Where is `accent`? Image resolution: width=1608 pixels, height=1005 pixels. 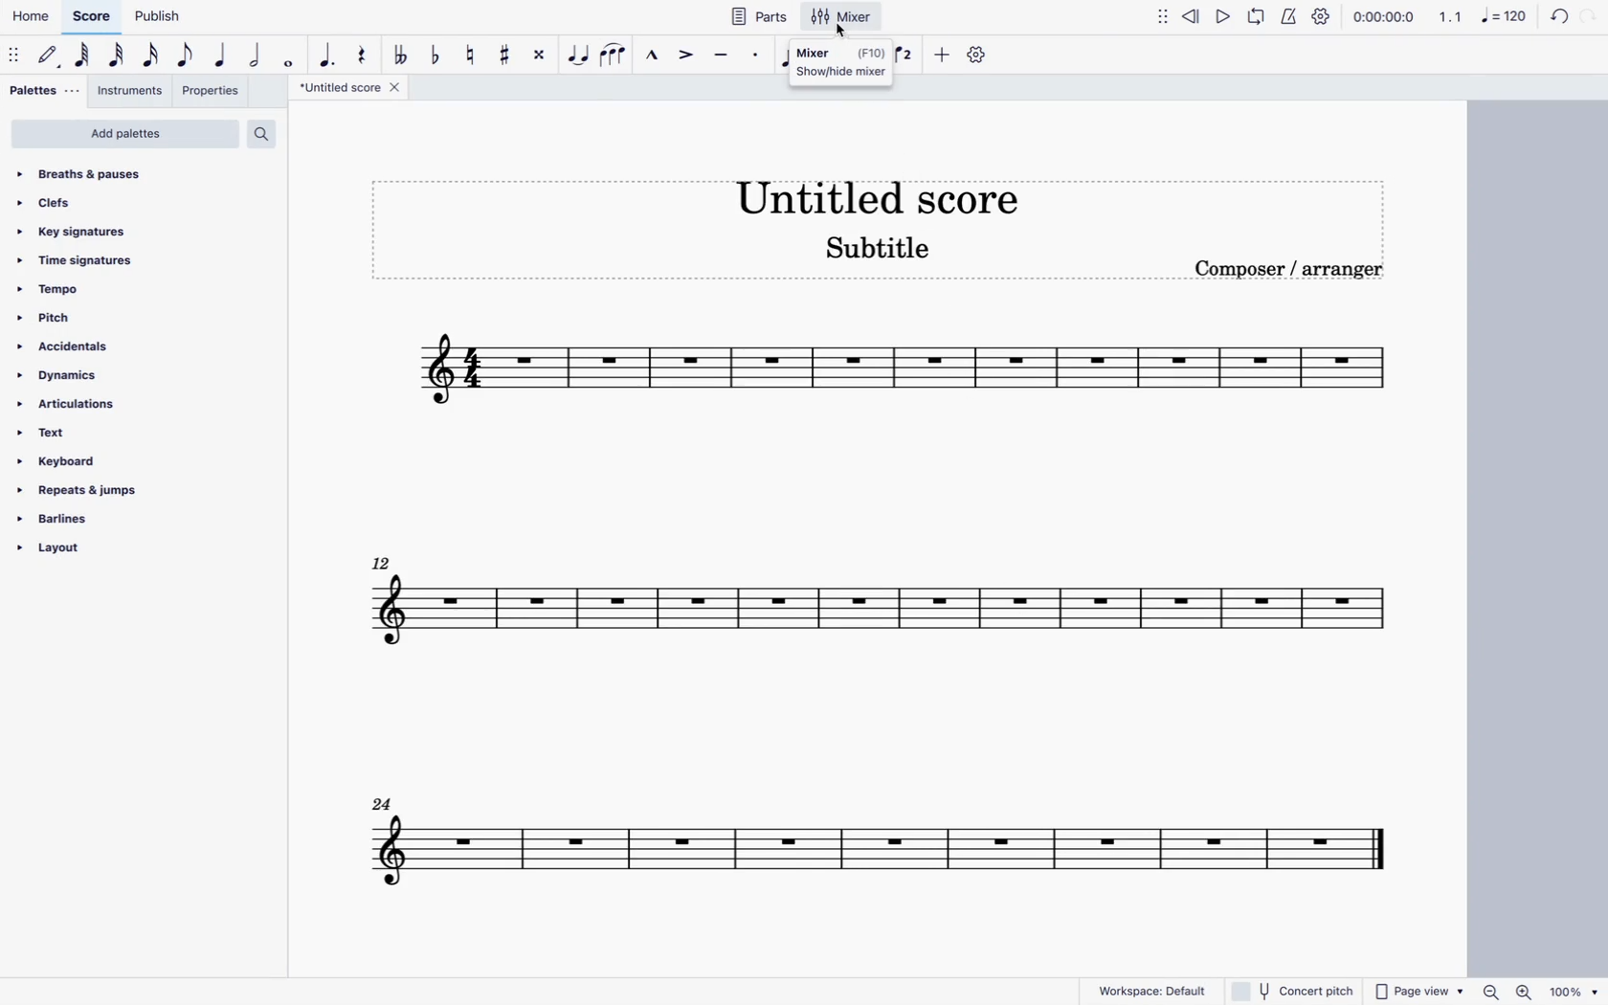 accent is located at coordinates (683, 55).